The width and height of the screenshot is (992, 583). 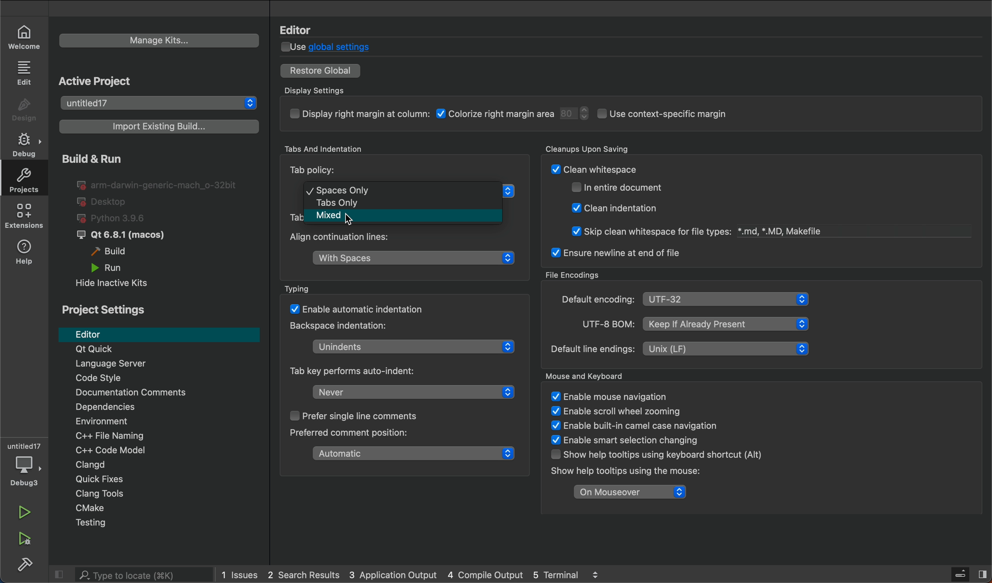 What do you see at coordinates (349, 434) in the screenshot?
I see `preferend comment` at bounding box center [349, 434].